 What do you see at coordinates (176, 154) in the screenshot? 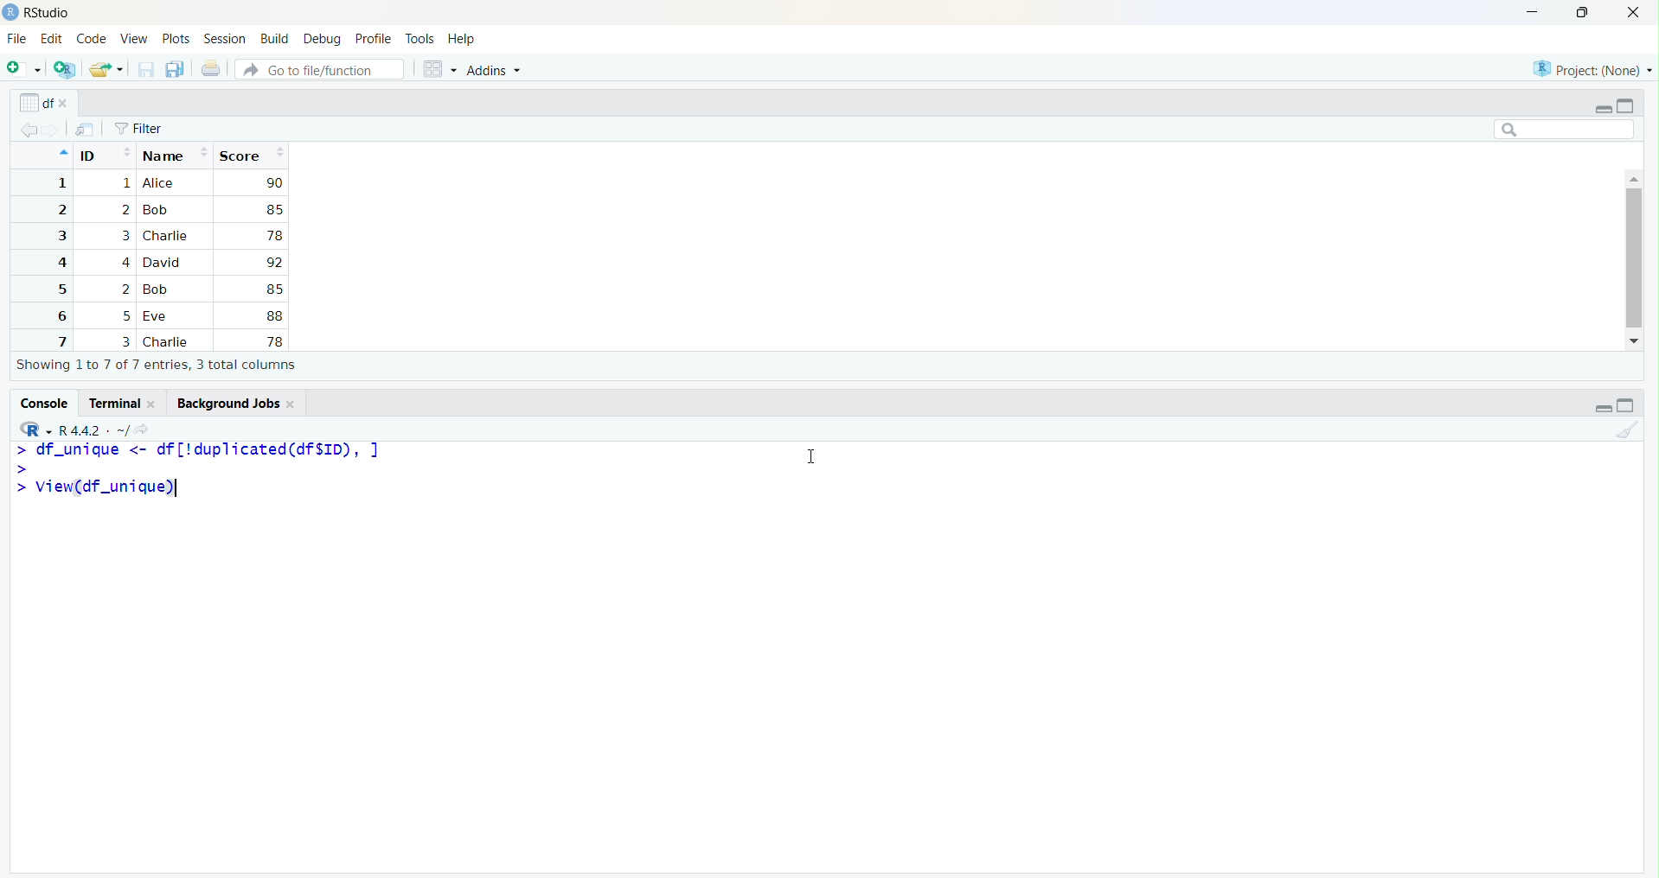
I see `Name` at bounding box center [176, 154].